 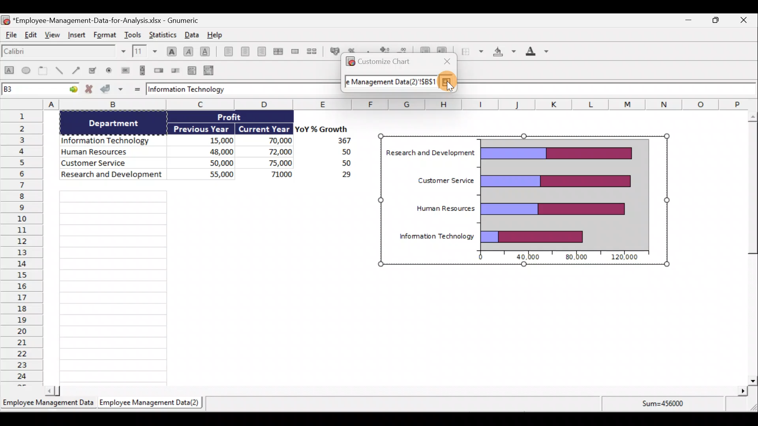 I want to click on Sum=456000, so click(x=665, y=407).